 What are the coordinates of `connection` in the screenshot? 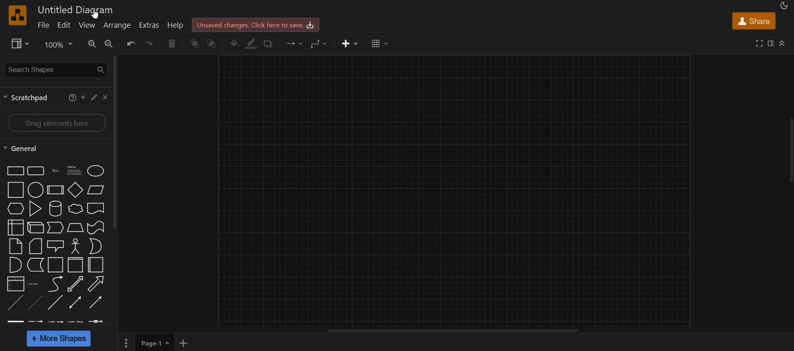 It's located at (292, 43).